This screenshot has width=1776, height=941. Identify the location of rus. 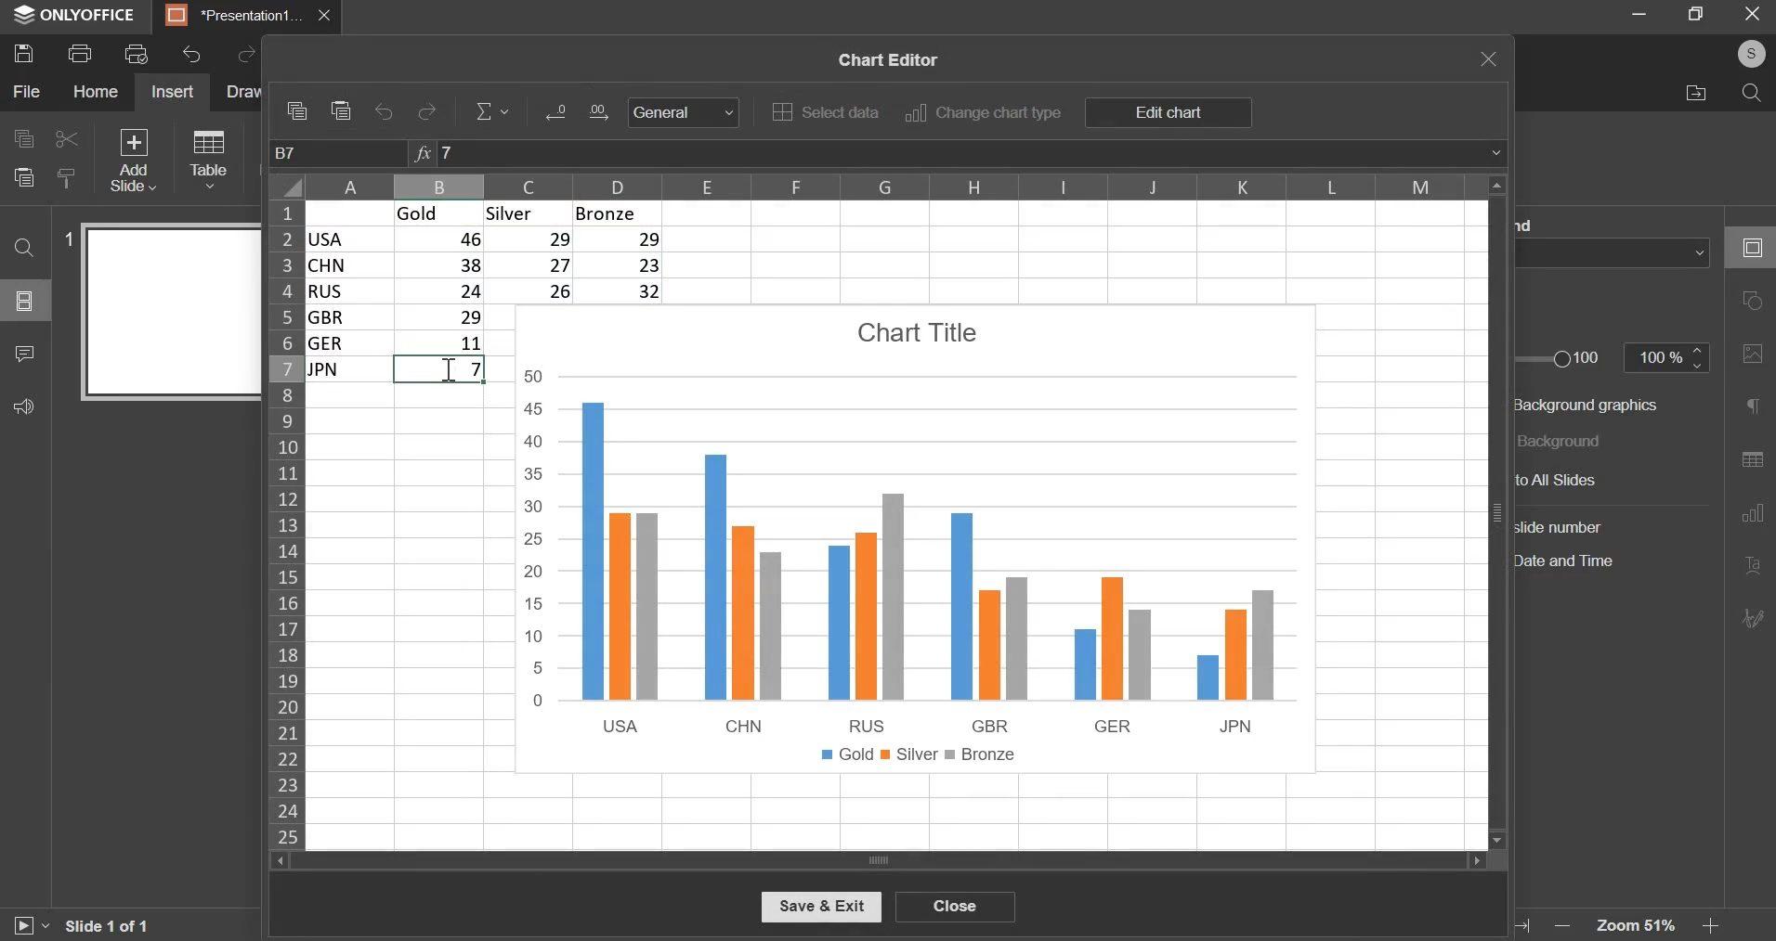
(347, 290).